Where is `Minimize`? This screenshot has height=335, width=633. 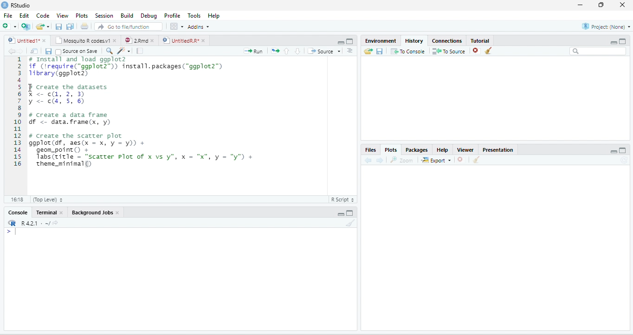 Minimize is located at coordinates (614, 42).